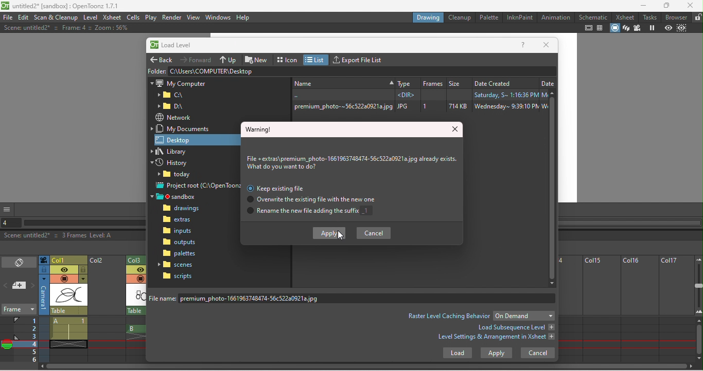 The width and height of the screenshot is (703, 371). Describe the element at coordinates (278, 188) in the screenshot. I see `Keep existing file` at that location.